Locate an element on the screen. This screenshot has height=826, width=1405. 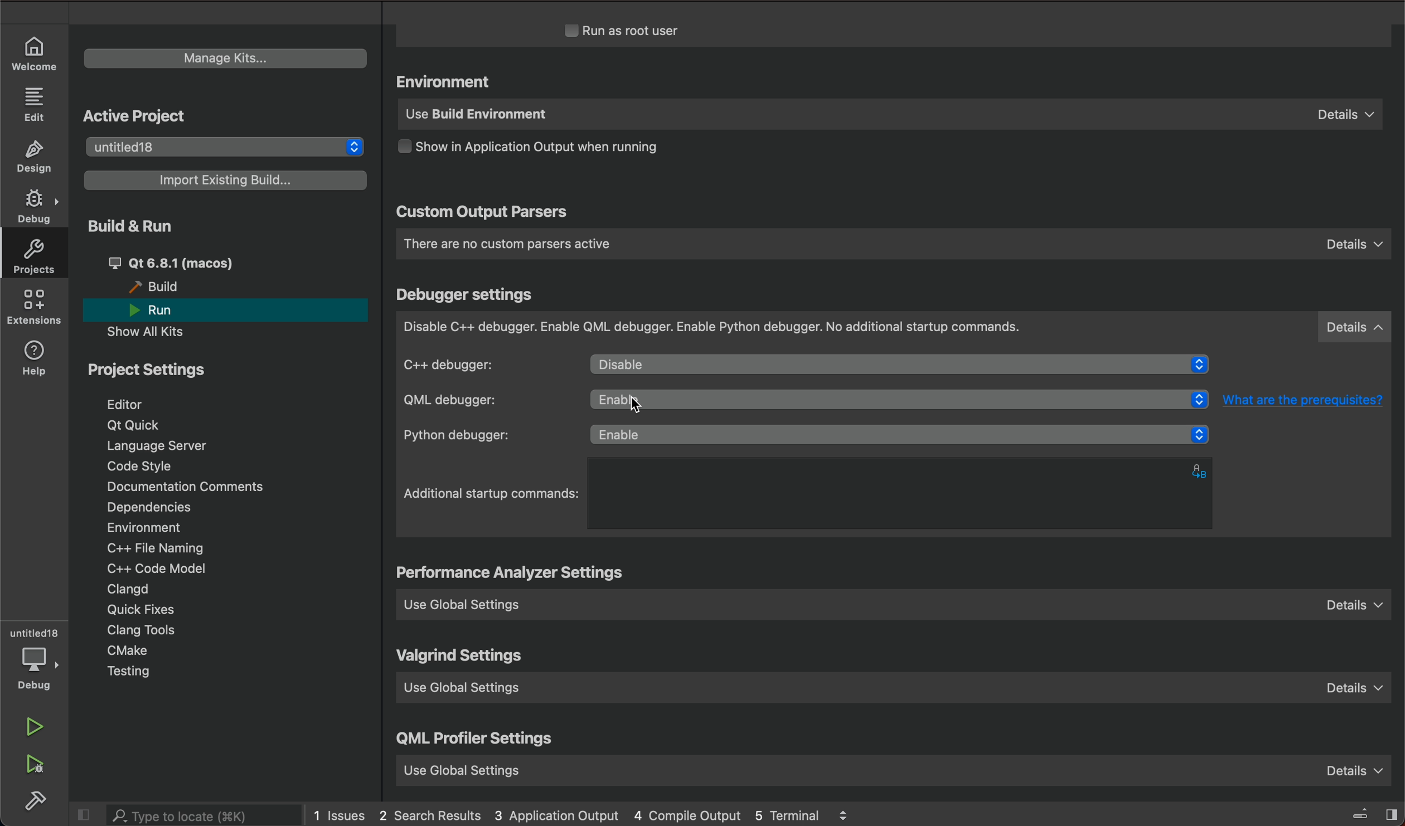
extensions is located at coordinates (36, 309).